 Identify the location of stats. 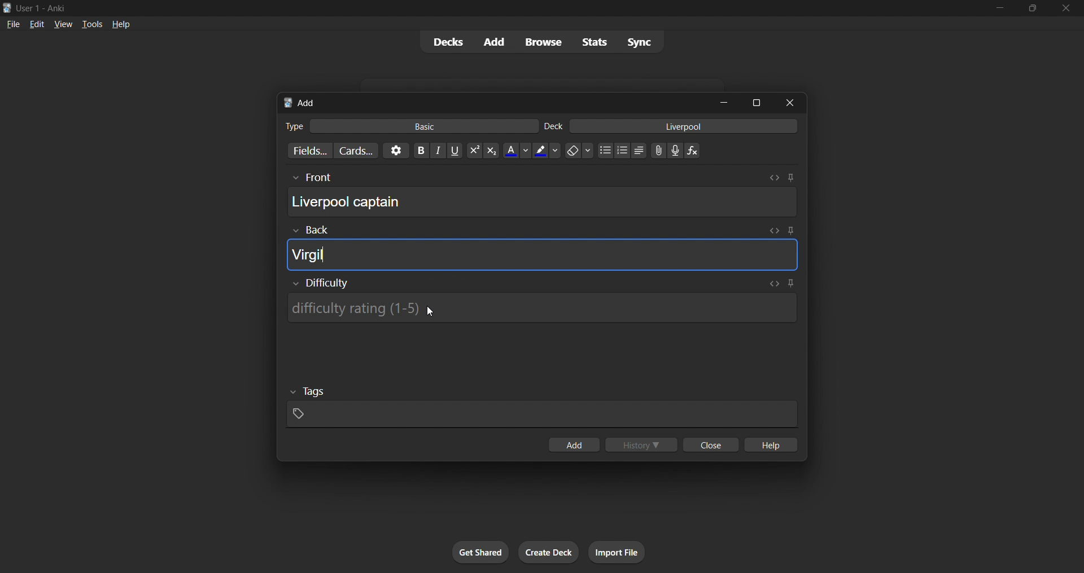
(594, 42).